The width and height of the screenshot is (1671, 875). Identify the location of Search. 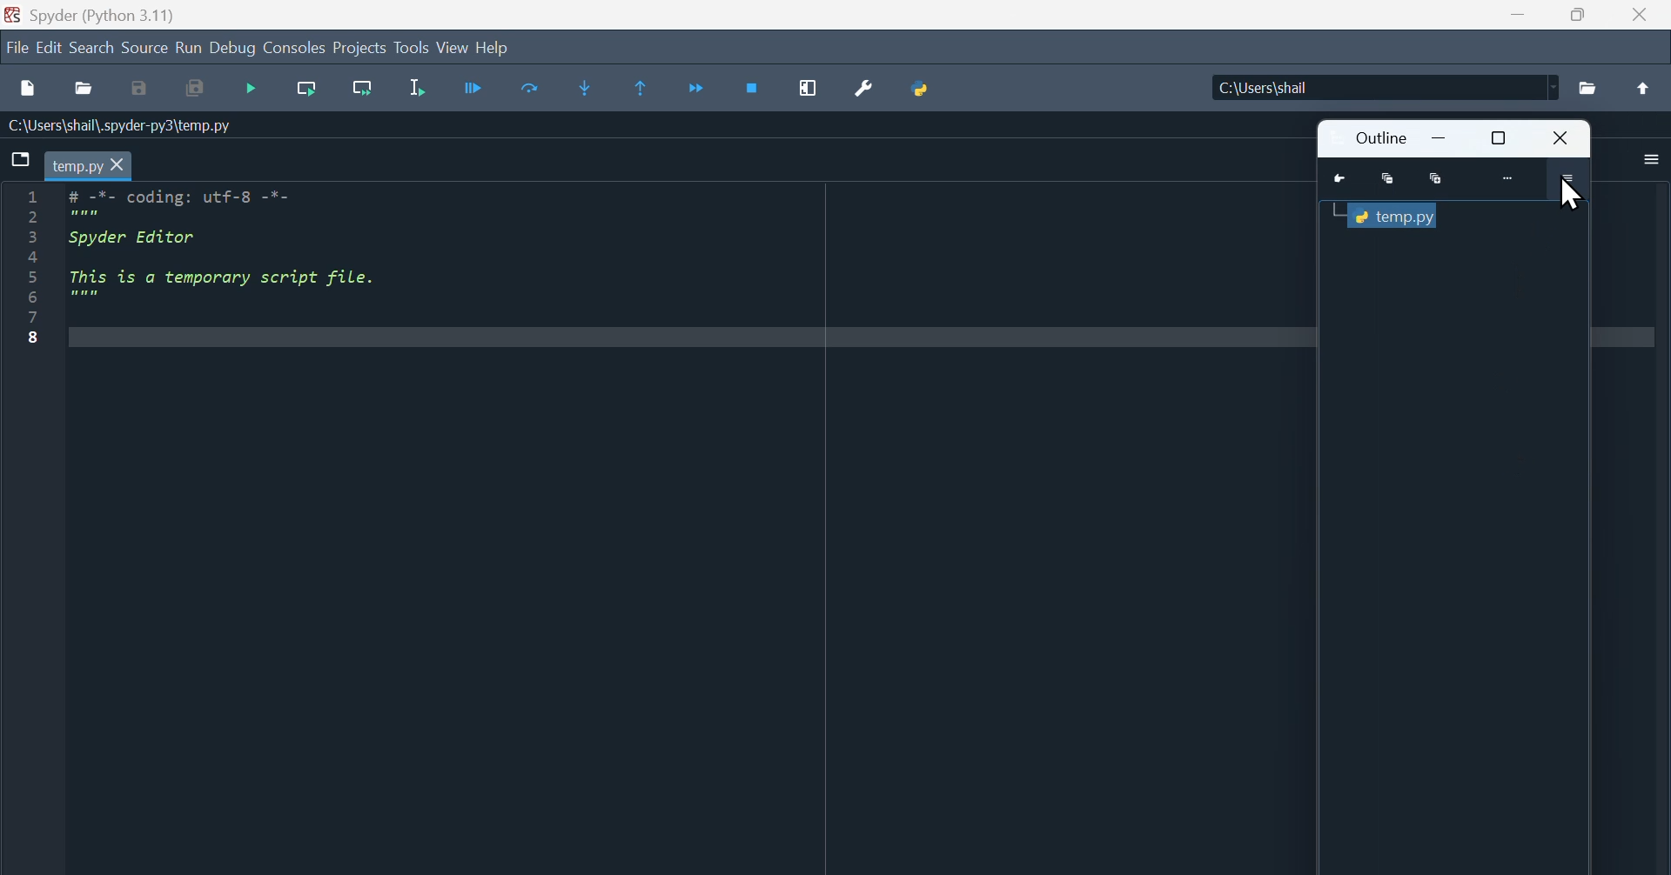
(93, 45).